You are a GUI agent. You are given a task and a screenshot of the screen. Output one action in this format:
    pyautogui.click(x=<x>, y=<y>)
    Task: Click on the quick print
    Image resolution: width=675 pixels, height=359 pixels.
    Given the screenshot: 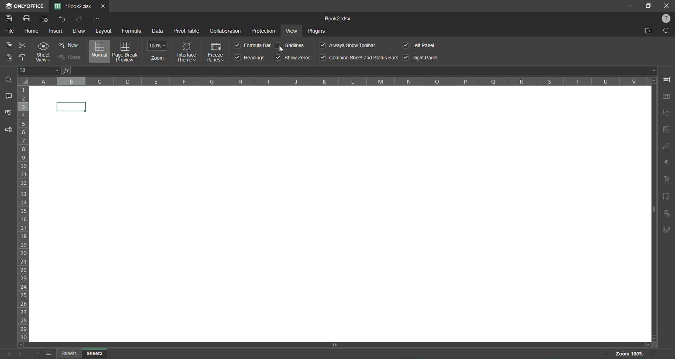 What is the action you would take?
    pyautogui.click(x=45, y=20)
    